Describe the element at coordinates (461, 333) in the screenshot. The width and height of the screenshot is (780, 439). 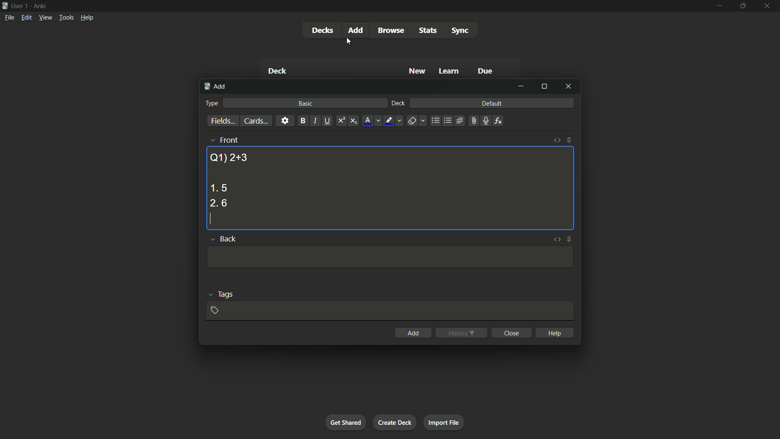
I see `history` at that location.